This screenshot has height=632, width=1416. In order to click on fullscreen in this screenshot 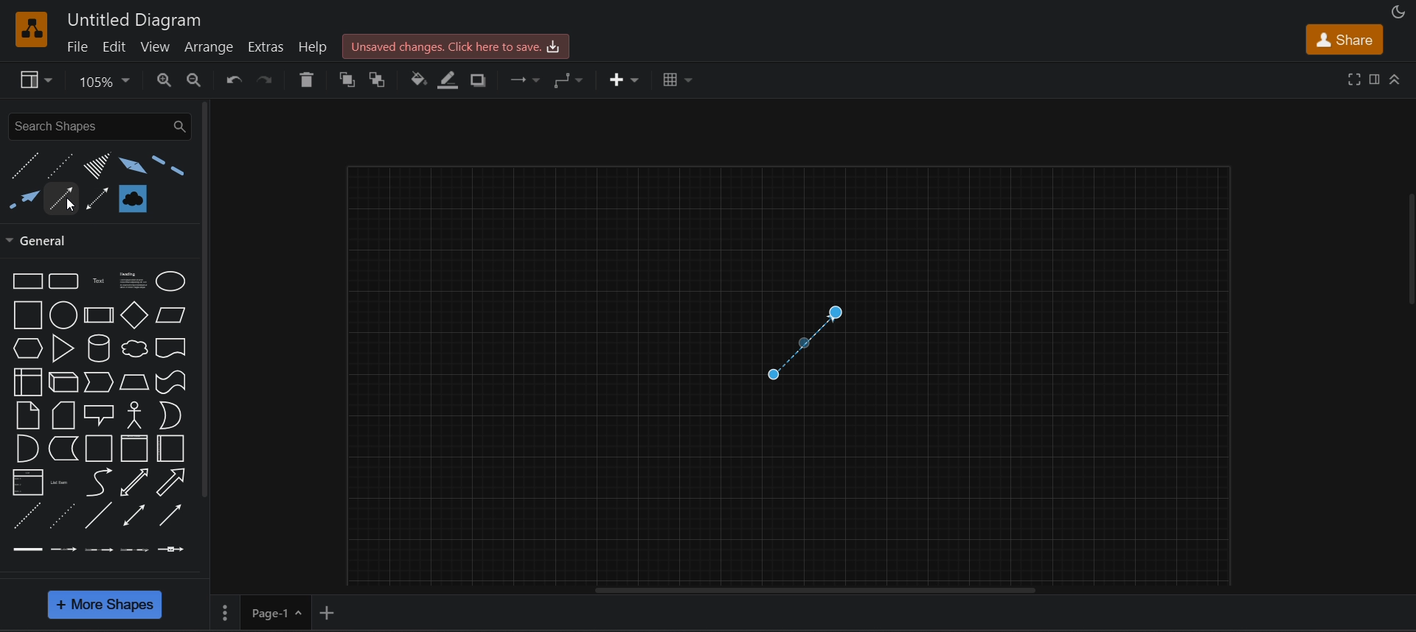, I will do `click(1354, 80)`.